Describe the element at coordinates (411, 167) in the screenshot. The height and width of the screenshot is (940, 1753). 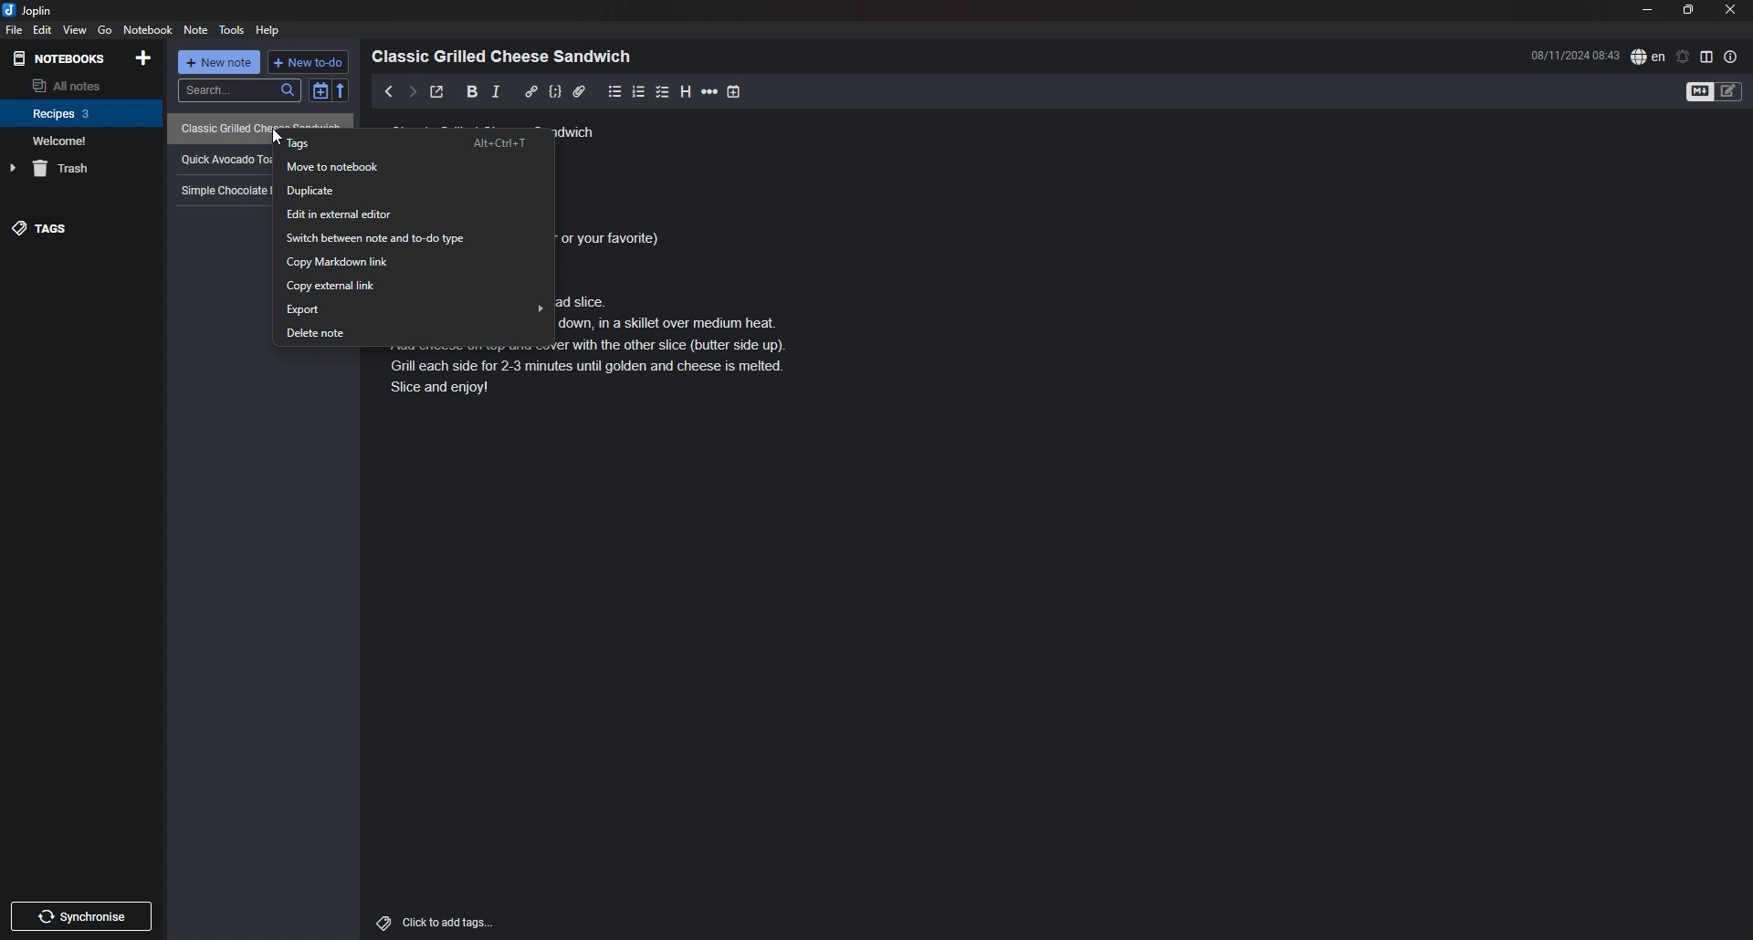
I see `move to notebook` at that location.